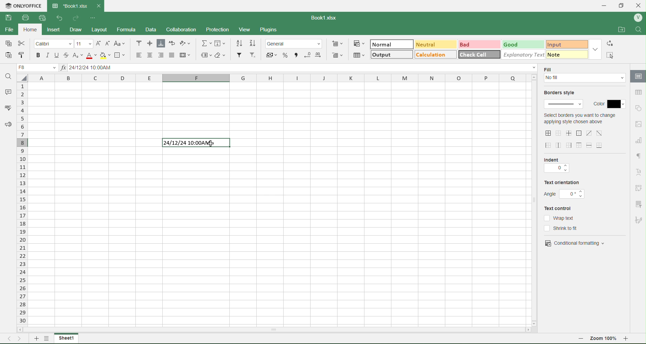 The height and width of the screenshot is (344, 646). What do you see at coordinates (559, 43) in the screenshot?
I see `input` at bounding box center [559, 43].